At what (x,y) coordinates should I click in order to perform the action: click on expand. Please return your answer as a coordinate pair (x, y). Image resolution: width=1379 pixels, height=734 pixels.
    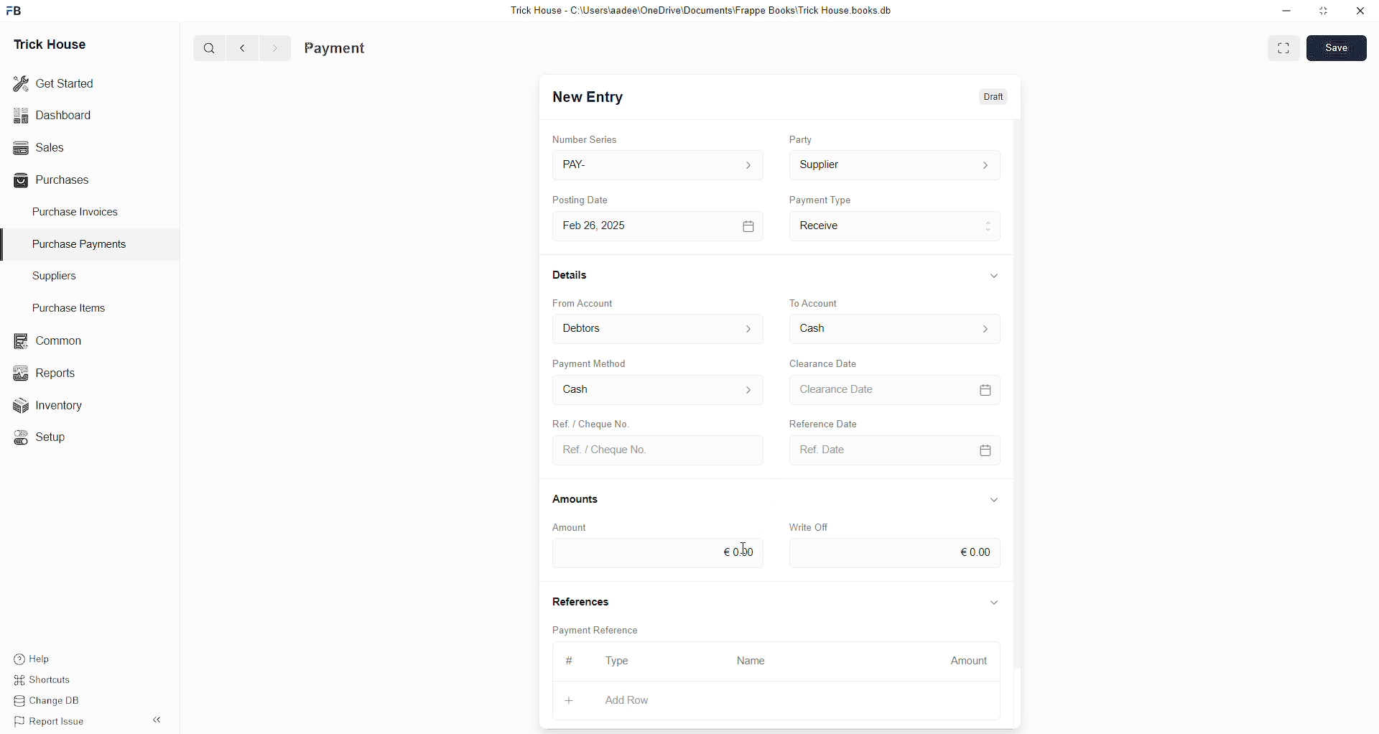
    Looking at the image, I should click on (993, 600).